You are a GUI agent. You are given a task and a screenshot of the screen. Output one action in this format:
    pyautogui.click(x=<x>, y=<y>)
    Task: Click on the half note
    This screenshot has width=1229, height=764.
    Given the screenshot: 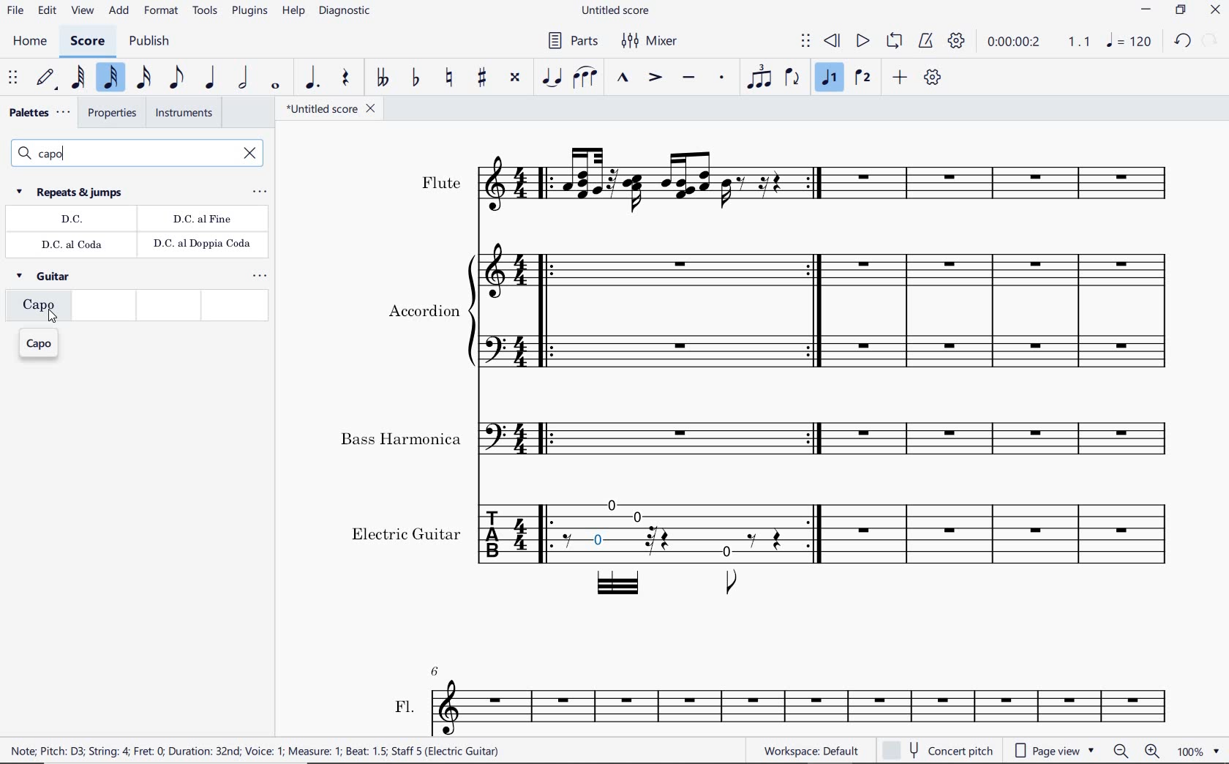 What is the action you would take?
    pyautogui.click(x=241, y=78)
    